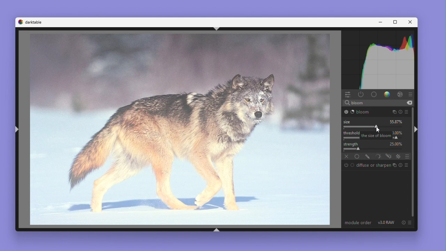 This screenshot has height=251, width=446. Describe the element at coordinates (348, 94) in the screenshot. I see `Quick access` at that location.